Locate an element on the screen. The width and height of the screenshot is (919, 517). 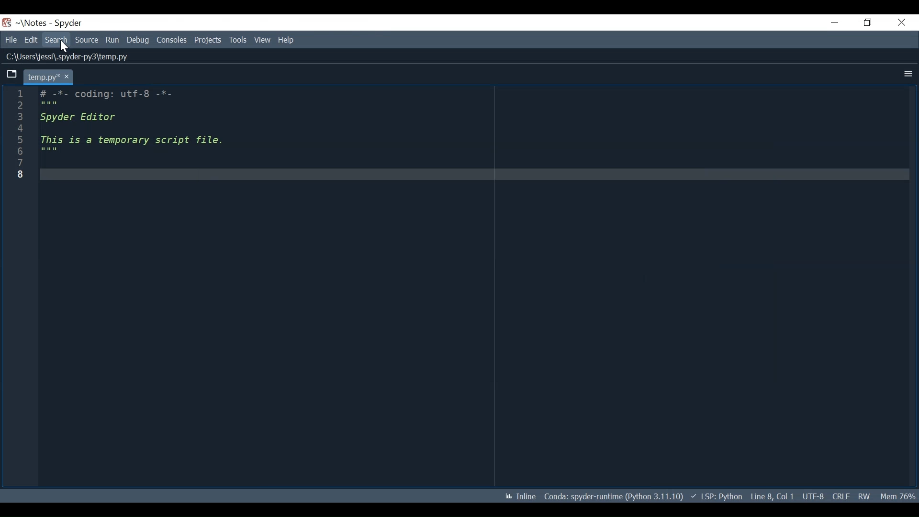
Source is located at coordinates (86, 40).